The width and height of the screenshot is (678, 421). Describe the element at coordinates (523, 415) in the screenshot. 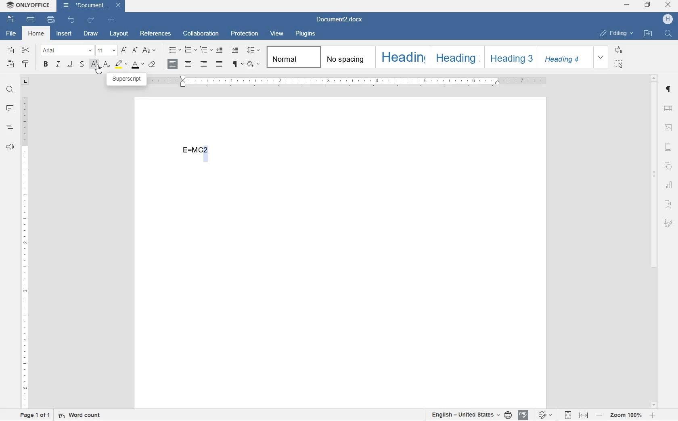

I see `spell checking` at that location.